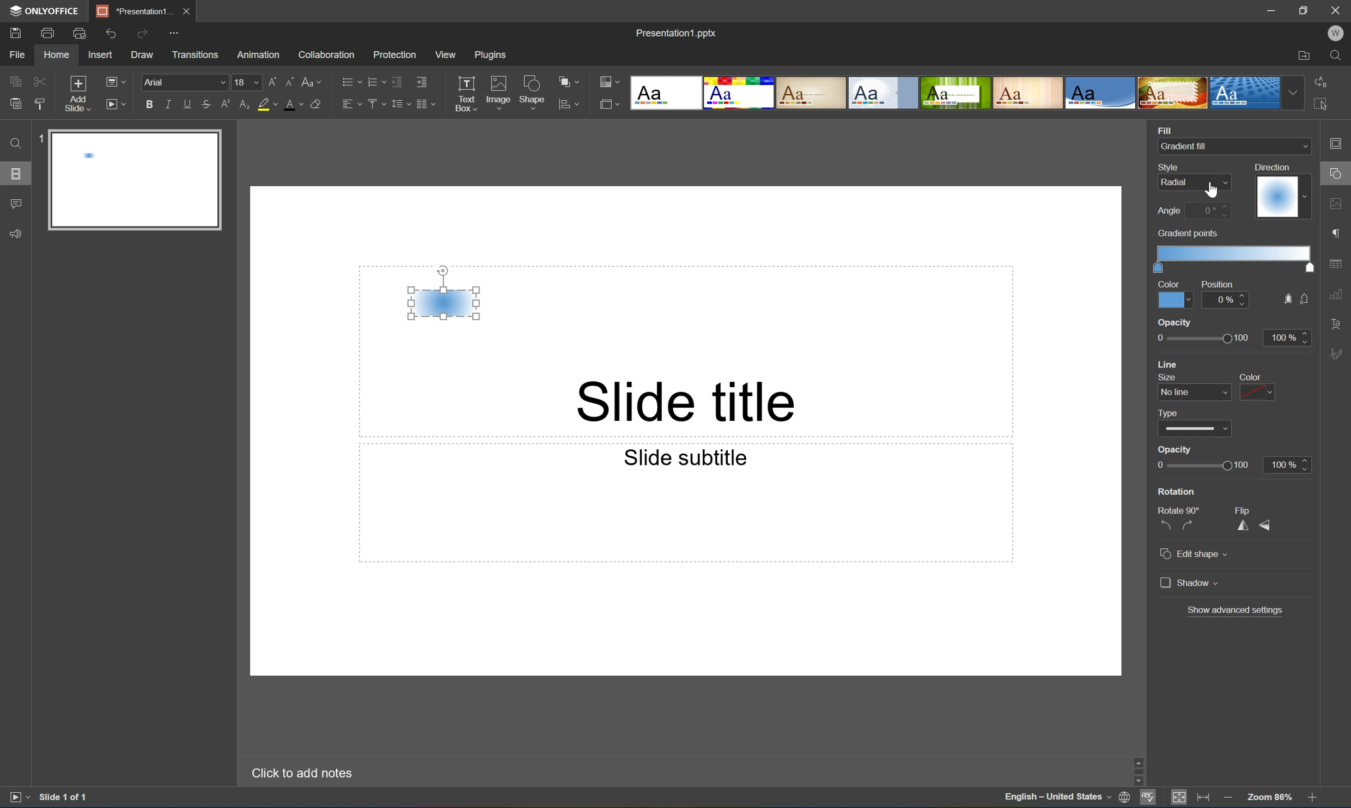 The width and height of the screenshot is (1351, 808). I want to click on Redo, so click(144, 35).